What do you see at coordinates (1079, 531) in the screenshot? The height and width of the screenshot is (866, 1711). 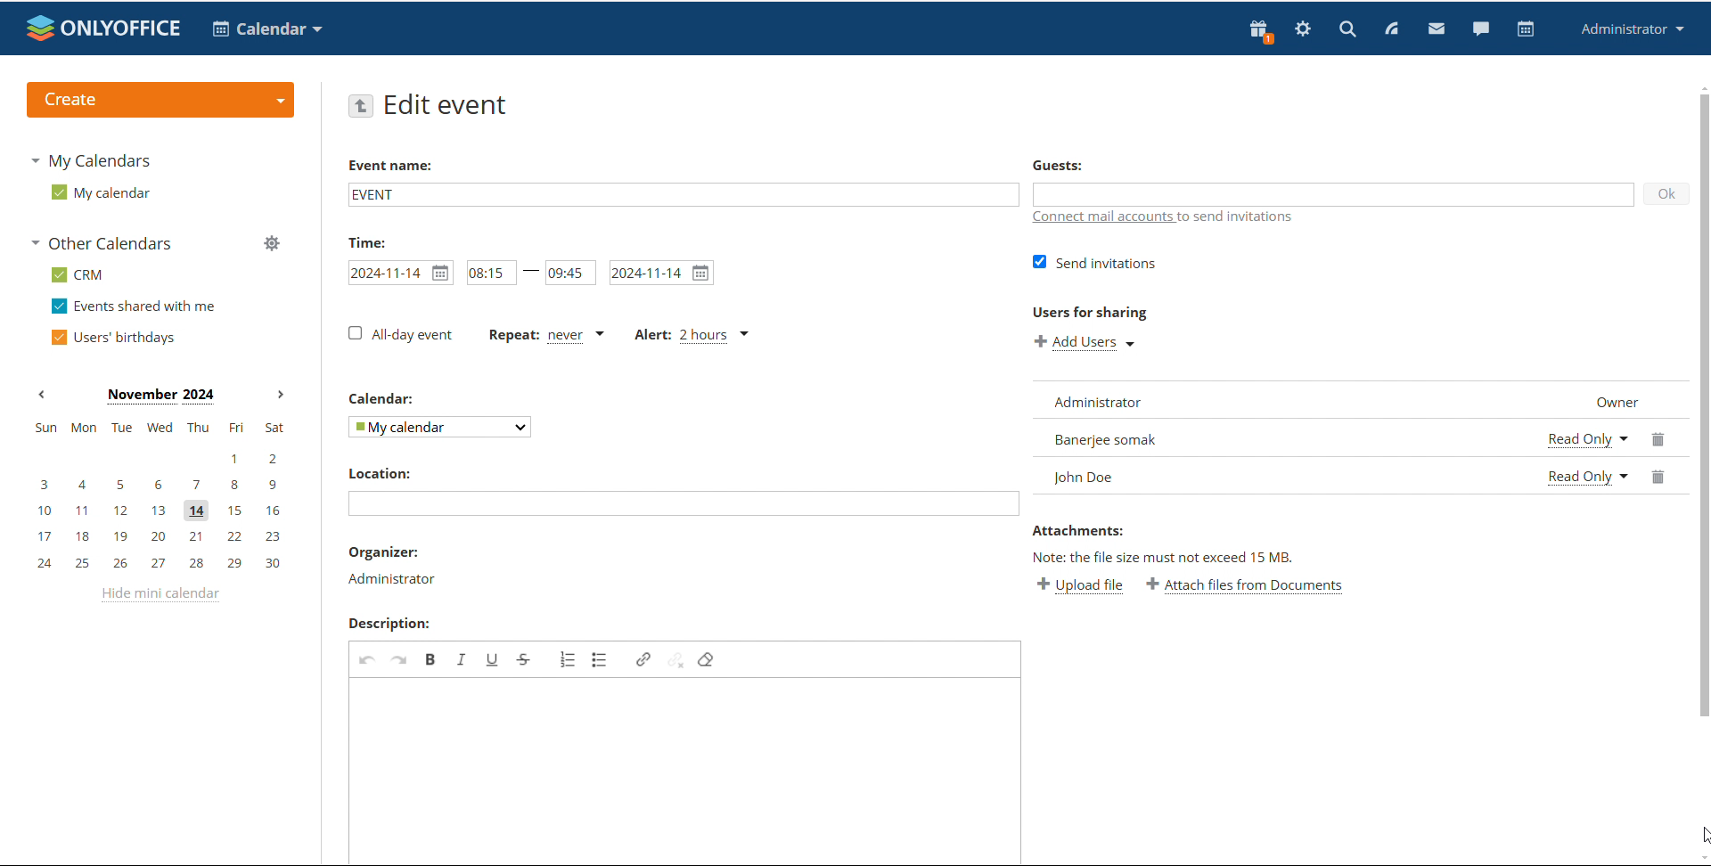 I see `Attachments` at bounding box center [1079, 531].